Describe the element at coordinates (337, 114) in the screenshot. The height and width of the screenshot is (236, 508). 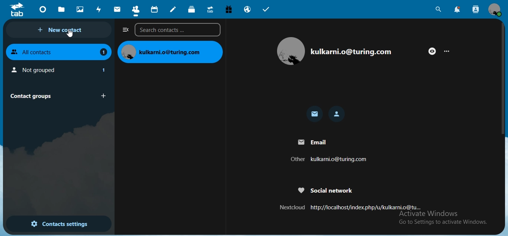
I see `` at that location.